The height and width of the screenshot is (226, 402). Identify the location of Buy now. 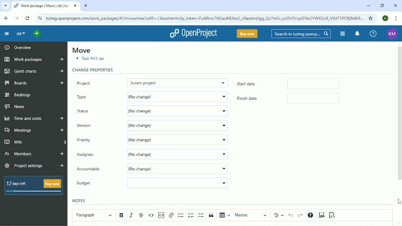
(247, 33).